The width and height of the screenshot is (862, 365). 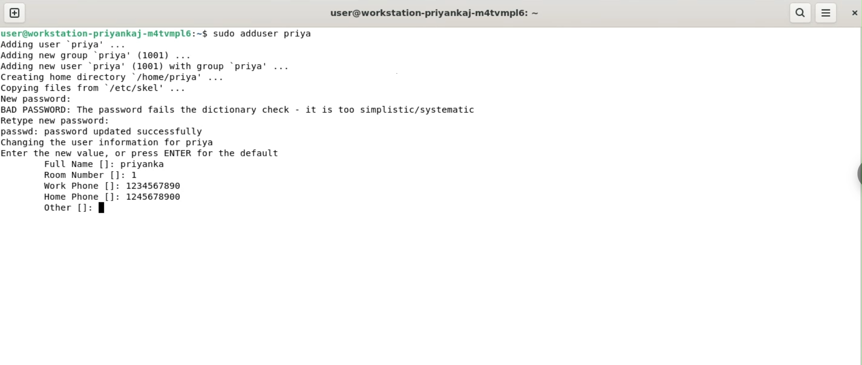 What do you see at coordinates (145, 164) in the screenshot?
I see `priyanka` at bounding box center [145, 164].